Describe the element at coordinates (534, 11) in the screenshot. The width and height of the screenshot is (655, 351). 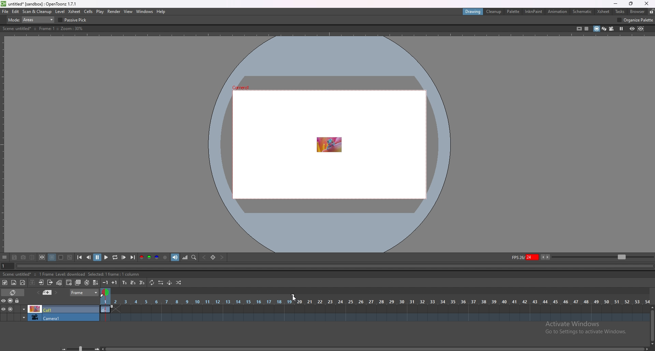
I see `inknpaint` at that location.